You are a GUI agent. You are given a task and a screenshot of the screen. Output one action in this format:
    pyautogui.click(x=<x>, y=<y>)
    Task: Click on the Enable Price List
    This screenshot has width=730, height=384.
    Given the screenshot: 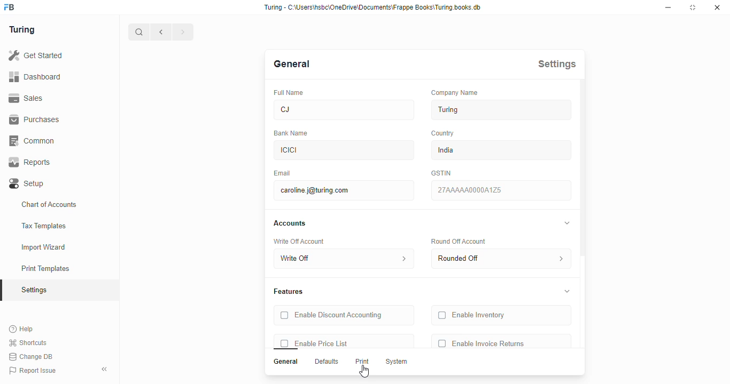 What is the action you would take?
    pyautogui.click(x=322, y=343)
    